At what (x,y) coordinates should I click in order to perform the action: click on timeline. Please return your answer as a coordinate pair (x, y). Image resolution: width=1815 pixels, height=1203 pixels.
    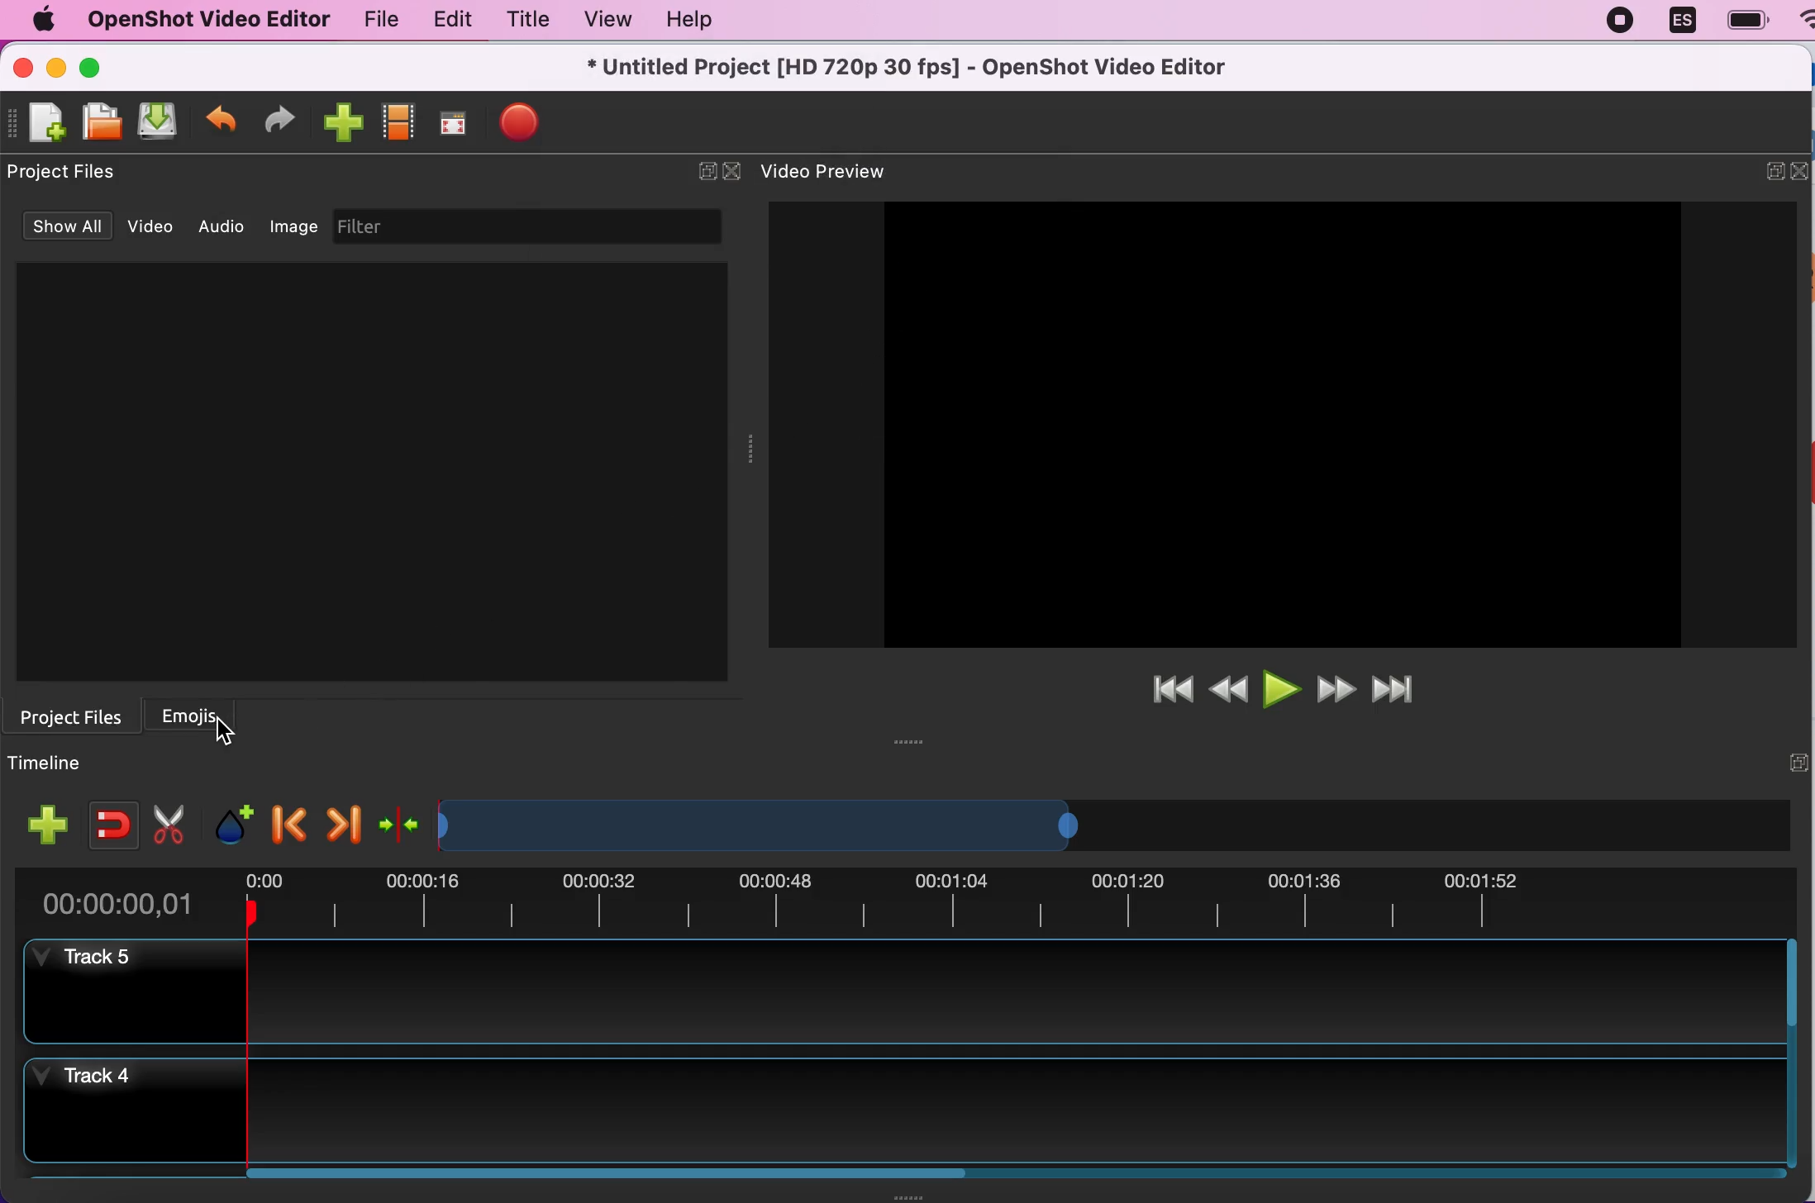
    Looking at the image, I should click on (54, 763).